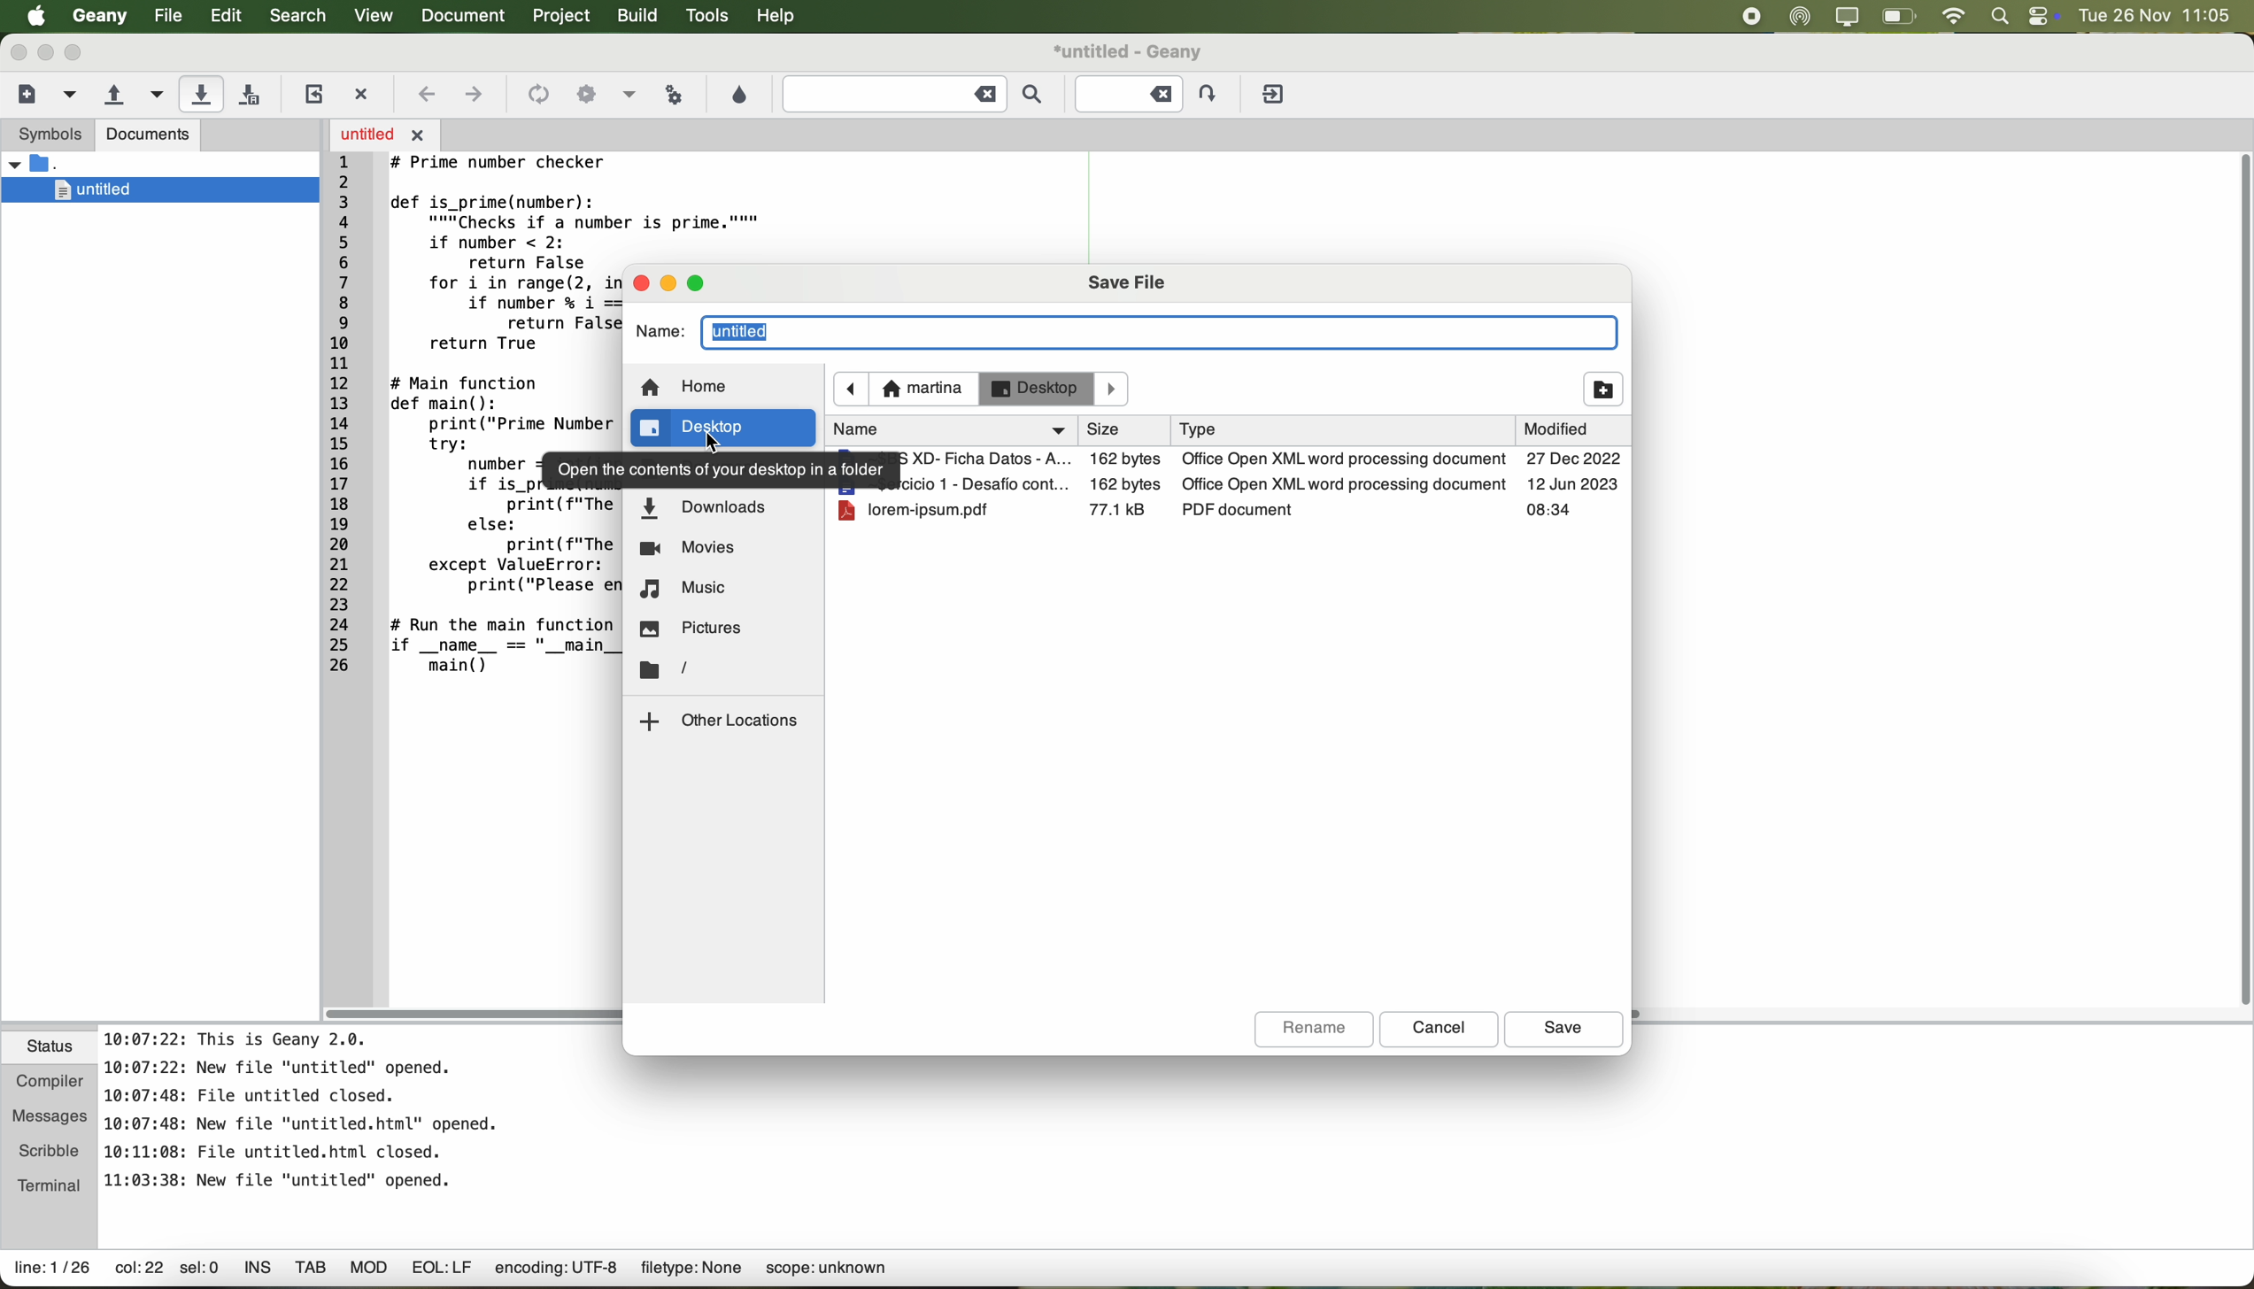 The width and height of the screenshot is (2254, 1289). What do you see at coordinates (79, 52) in the screenshot?
I see `maximize Geany` at bounding box center [79, 52].